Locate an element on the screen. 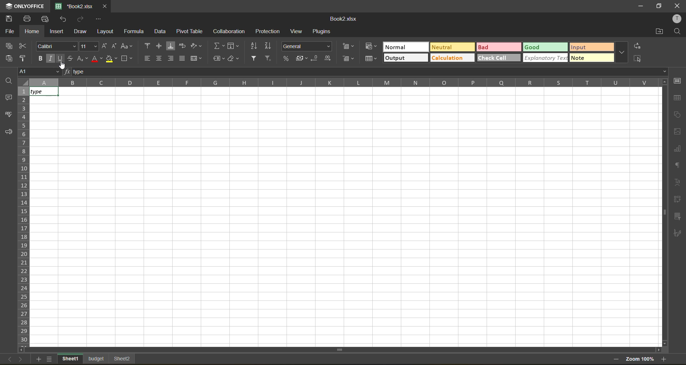 The height and width of the screenshot is (365, 686). calculation is located at coordinates (452, 58).